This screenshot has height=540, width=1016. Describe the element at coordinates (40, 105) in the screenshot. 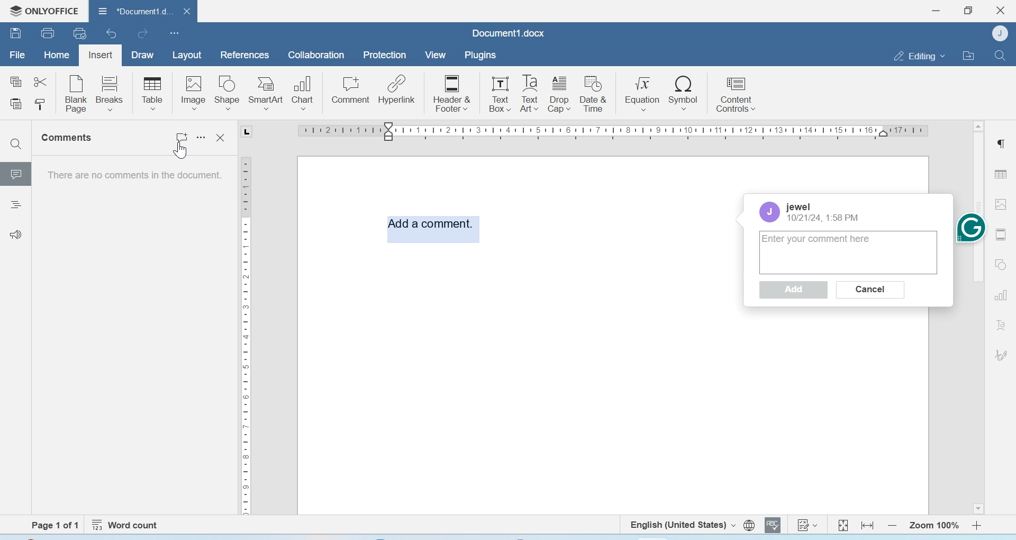

I see `Copy style` at that location.